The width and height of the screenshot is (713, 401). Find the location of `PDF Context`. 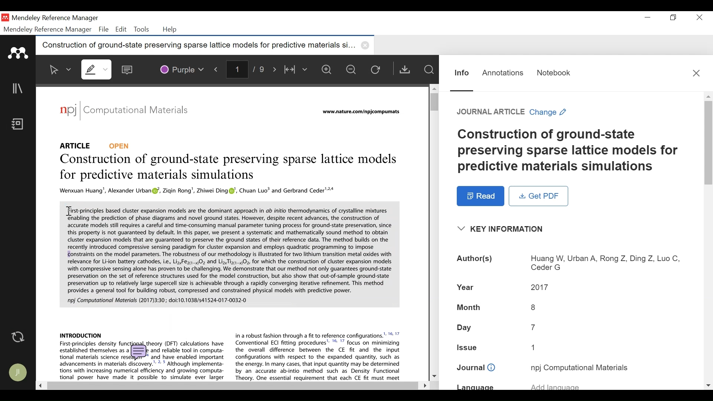

PDF Context is located at coordinates (231, 256).